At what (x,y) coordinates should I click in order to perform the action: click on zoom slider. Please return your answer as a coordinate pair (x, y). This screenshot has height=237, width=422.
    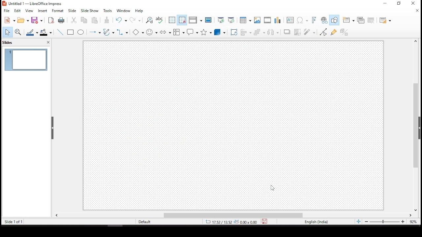
    Looking at the image, I should click on (385, 222).